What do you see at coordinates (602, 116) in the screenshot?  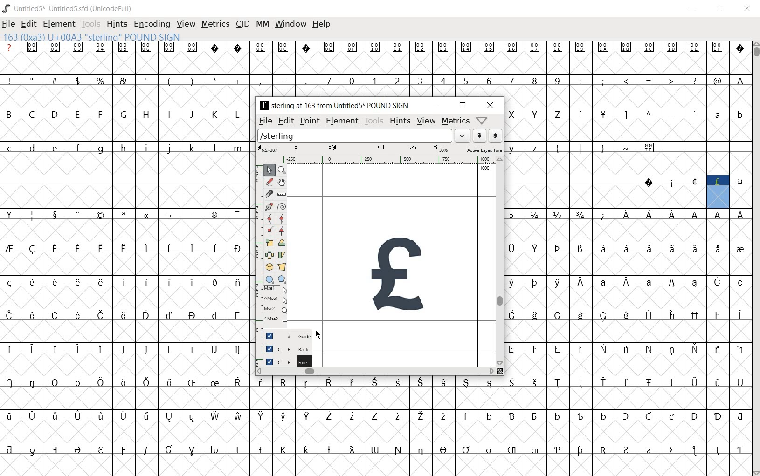 I see `Symbol` at bounding box center [602, 116].